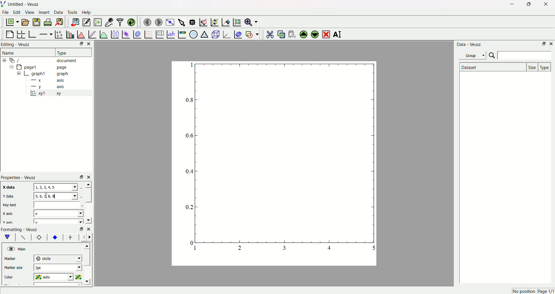 This screenshot has height=294, width=555. Describe the element at coordinates (59, 213) in the screenshot. I see `x` at that location.